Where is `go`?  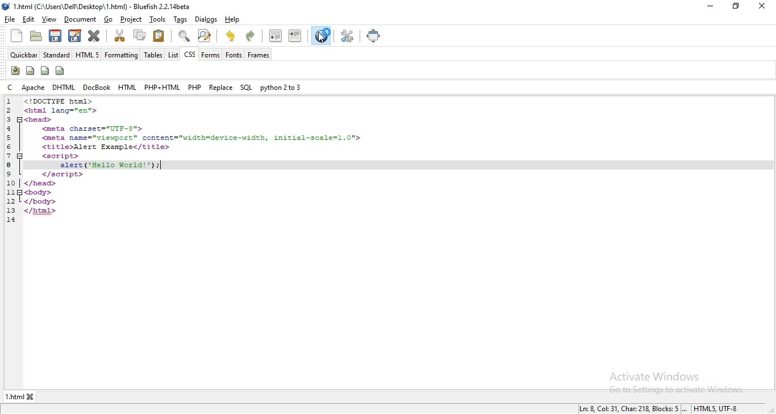 go is located at coordinates (109, 20).